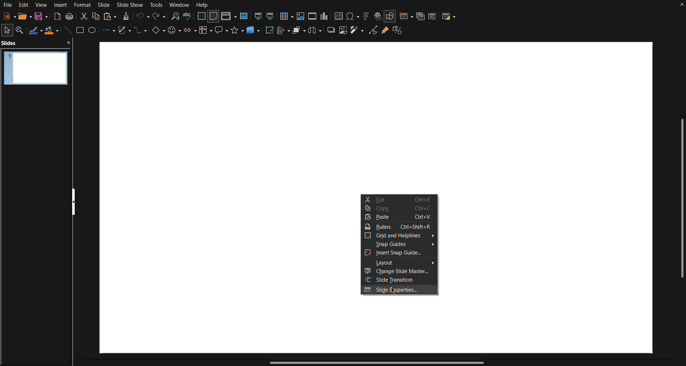 This screenshot has width=686, height=366. I want to click on Line, so click(67, 31).